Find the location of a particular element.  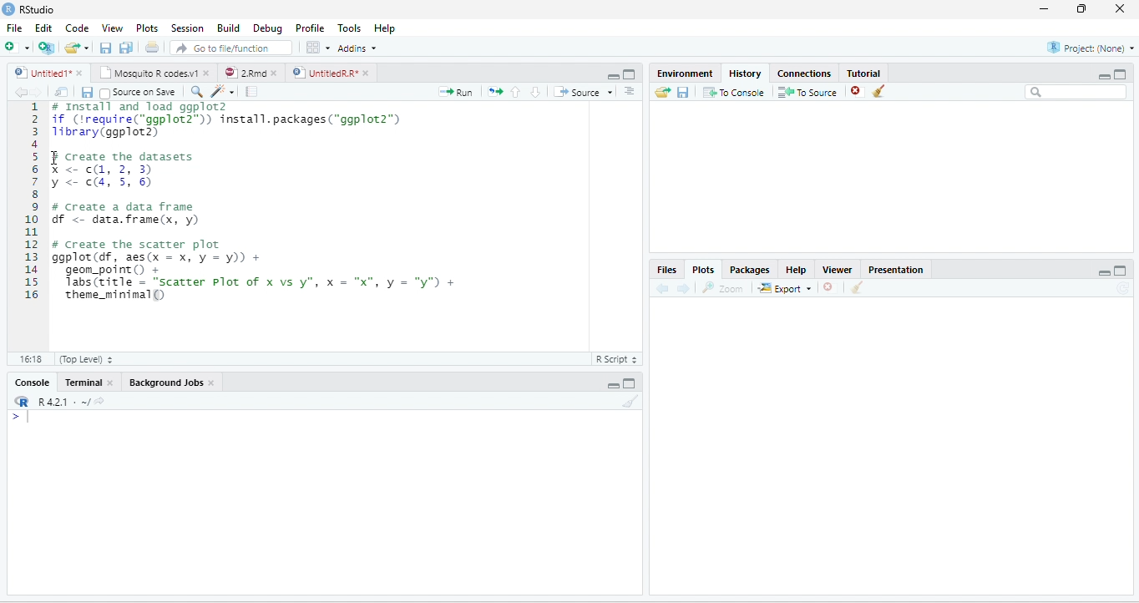

Files is located at coordinates (666, 269).